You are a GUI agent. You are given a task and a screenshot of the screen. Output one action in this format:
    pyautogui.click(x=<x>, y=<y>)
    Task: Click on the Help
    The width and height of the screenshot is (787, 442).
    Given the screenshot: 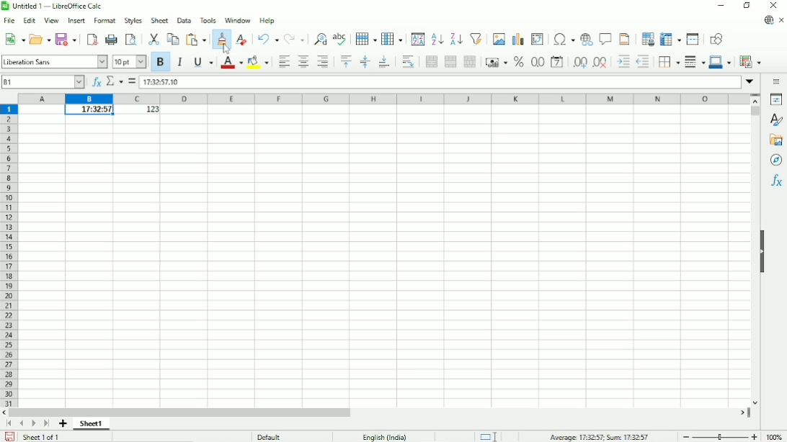 What is the action you would take?
    pyautogui.click(x=267, y=20)
    